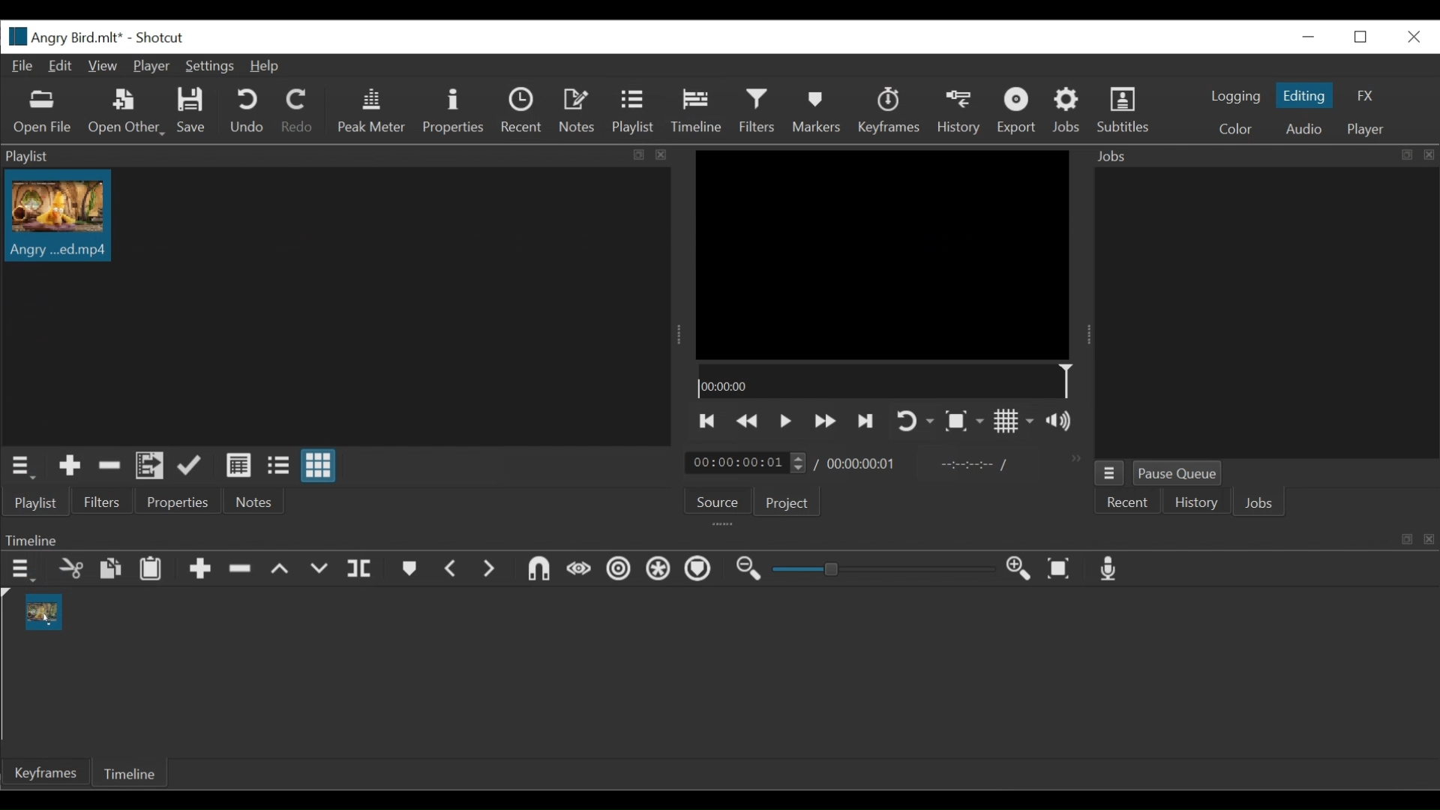 The width and height of the screenshot is (1440, 810). What do you see at coordinates (883, 256) in the screenshot?
I see `Media viewer` at bounding box center [883, 256].